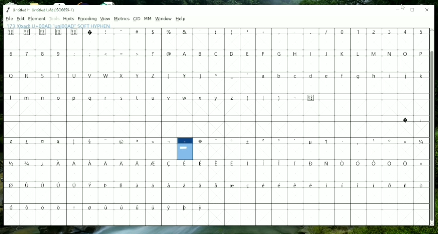  What do you see at coordinates (87, 18) in the screenshot?
I see `Encoding` at bounding box center [87, 18].